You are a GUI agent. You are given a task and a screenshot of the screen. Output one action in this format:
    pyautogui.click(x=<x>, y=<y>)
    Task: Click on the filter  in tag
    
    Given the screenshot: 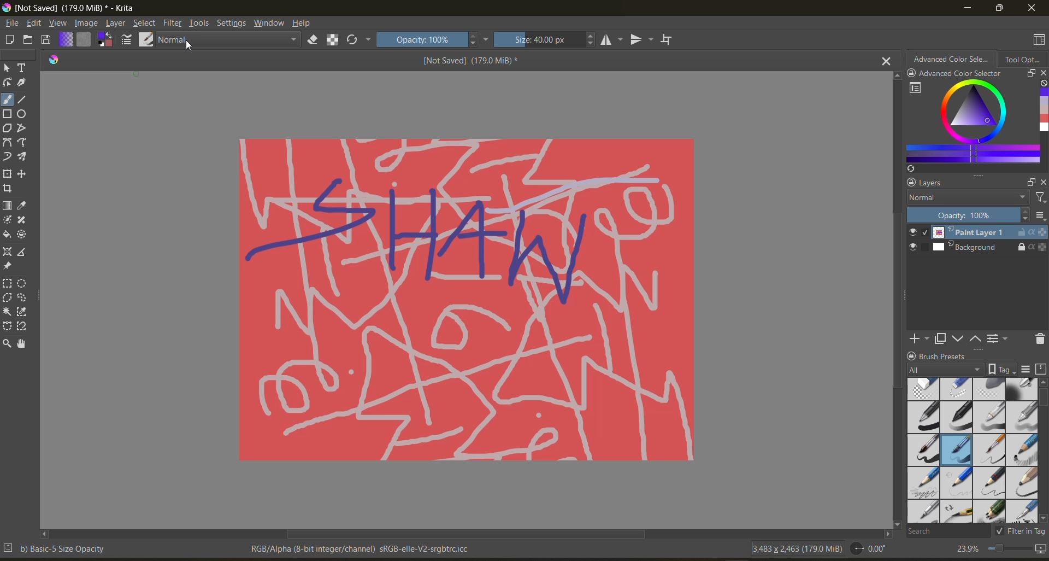 What is the action you would take?
    pyautogui.click(x=1019, y=532)
    